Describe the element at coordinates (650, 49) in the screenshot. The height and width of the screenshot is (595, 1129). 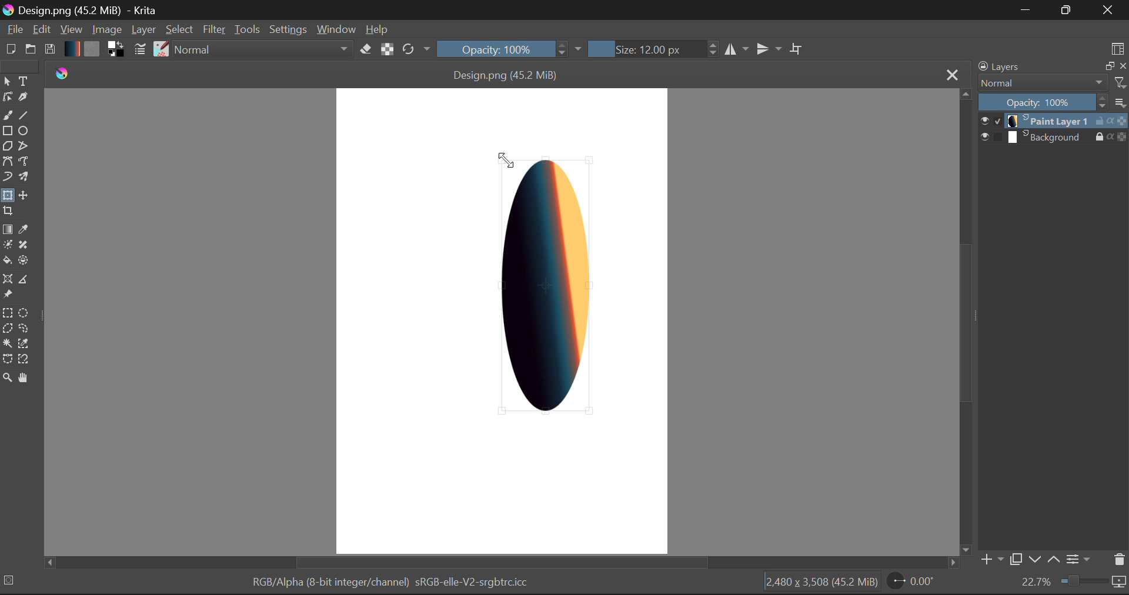
I see `Brush Size` at that location.